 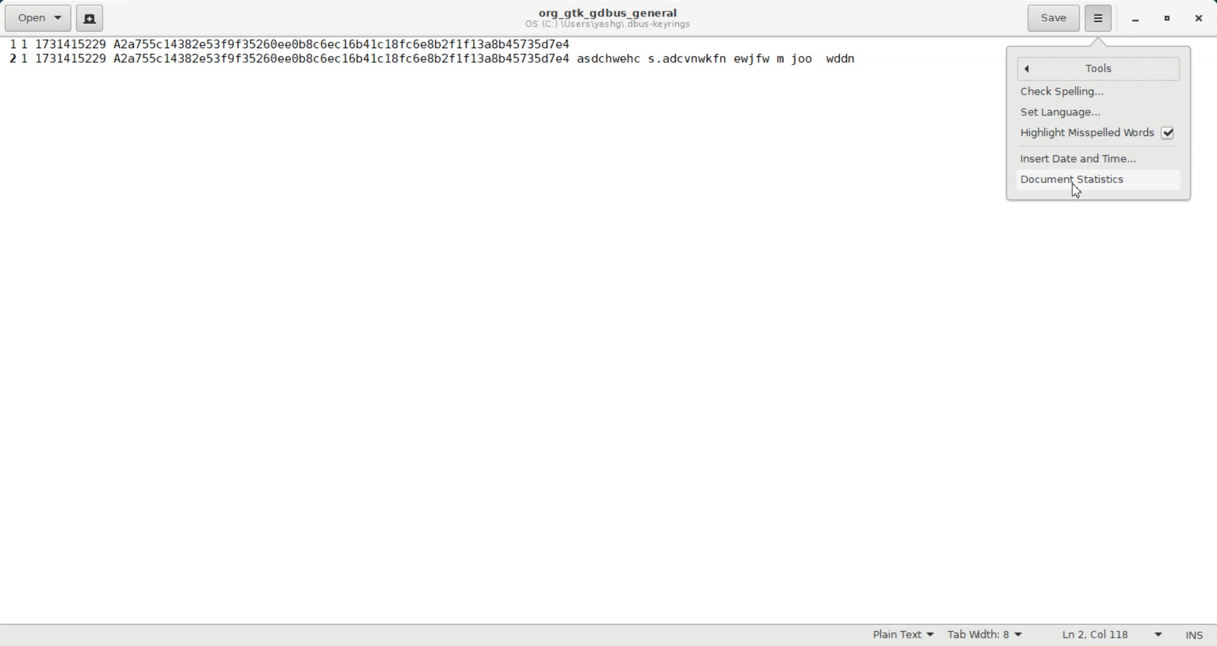 I want to click on Create a new document, so click(x=89, y=18).